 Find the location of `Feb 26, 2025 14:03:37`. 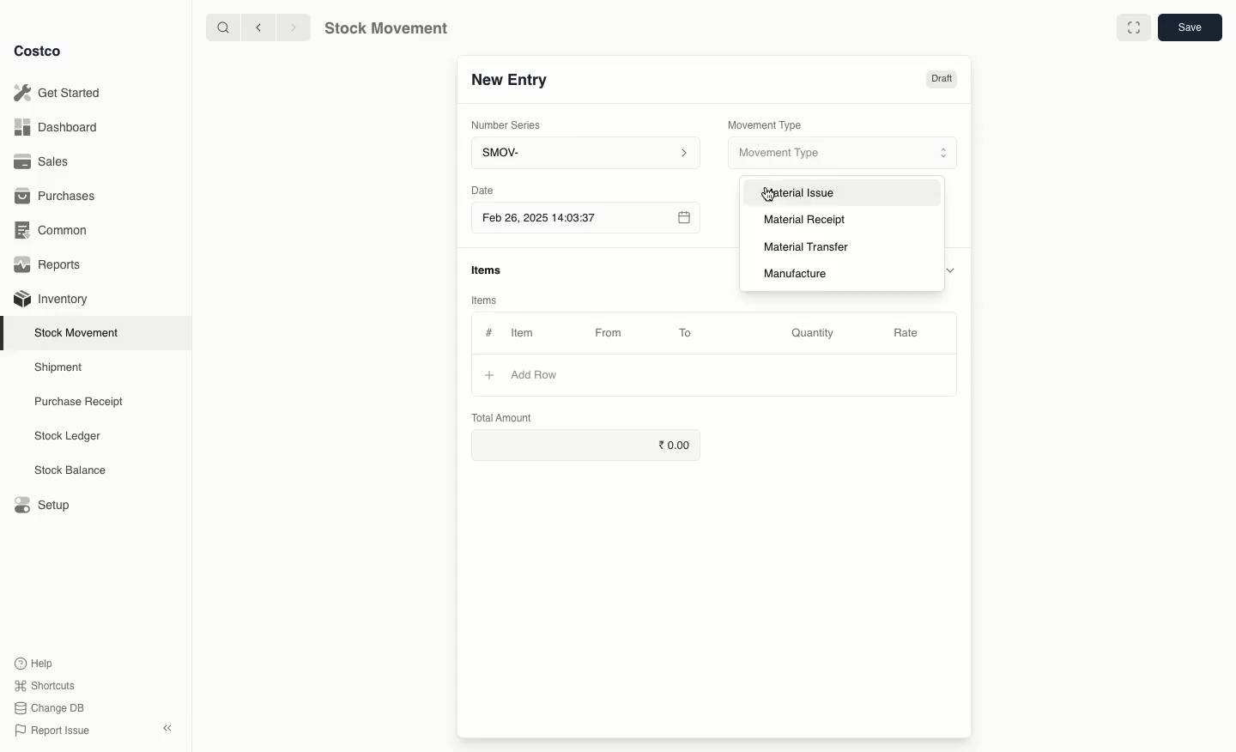

Feb 26, 2025 14:03:37 is located at coordinates (585, 219).